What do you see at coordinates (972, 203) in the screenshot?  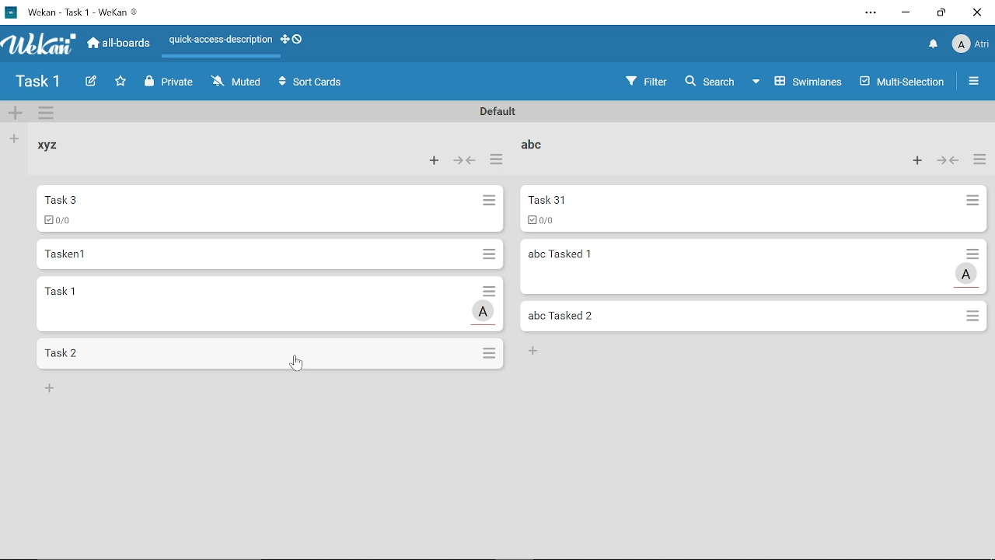 I see `Card actions` at bounding box center [972, 203].